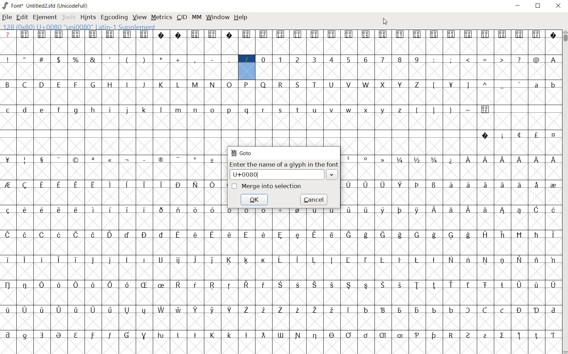 This screenshot has width=568, height=354. I want to click on ok, so click(254, 200).